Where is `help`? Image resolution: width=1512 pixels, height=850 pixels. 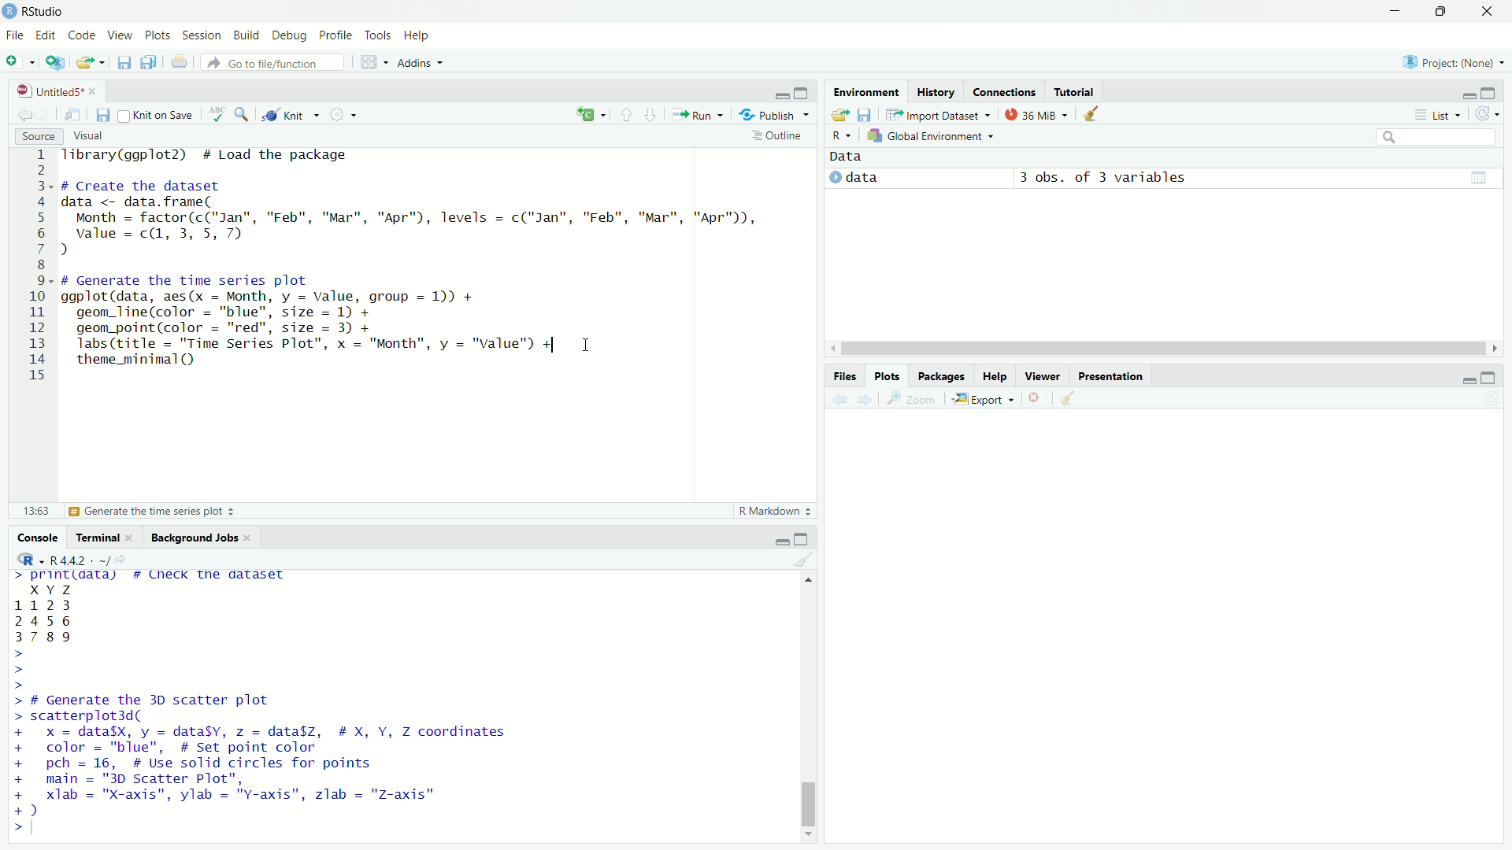
help is located at coordinates (995, 376).